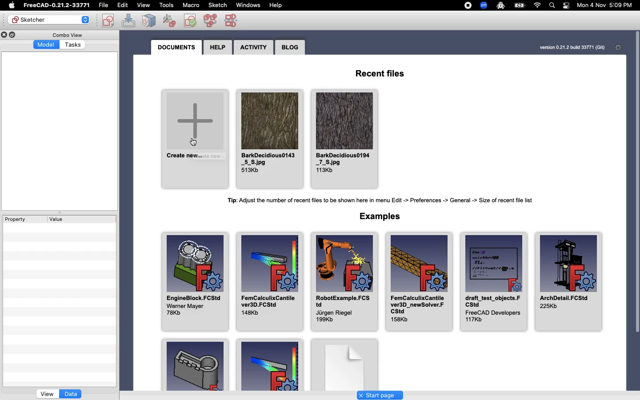 This screenshot has height=400, width=640. I want to click on Sketch, so click(218, 4).